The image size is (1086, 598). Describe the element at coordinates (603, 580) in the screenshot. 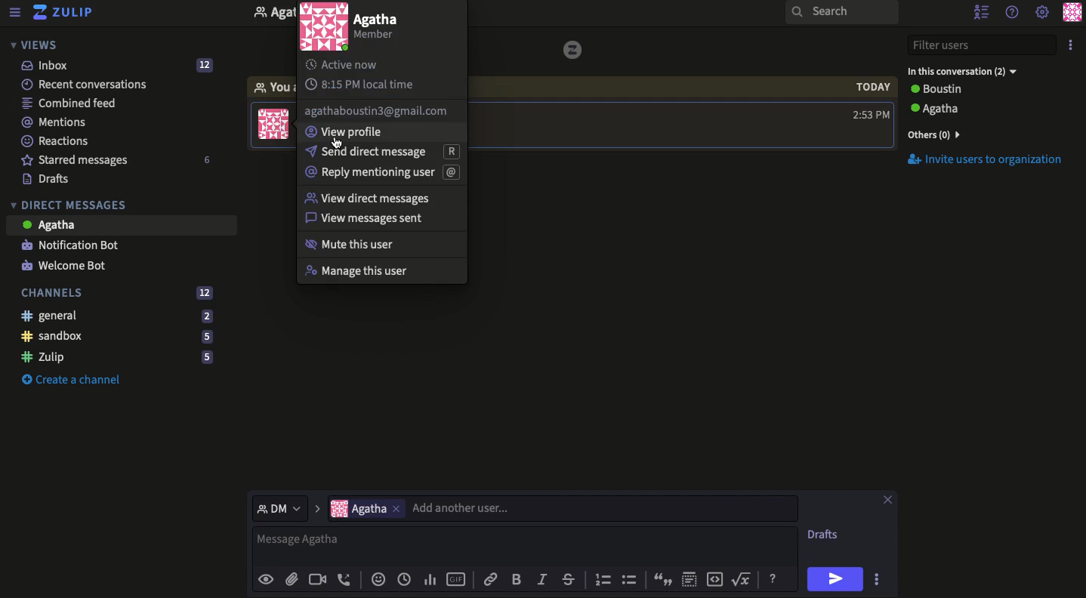

I see `Number bullet` at that location.